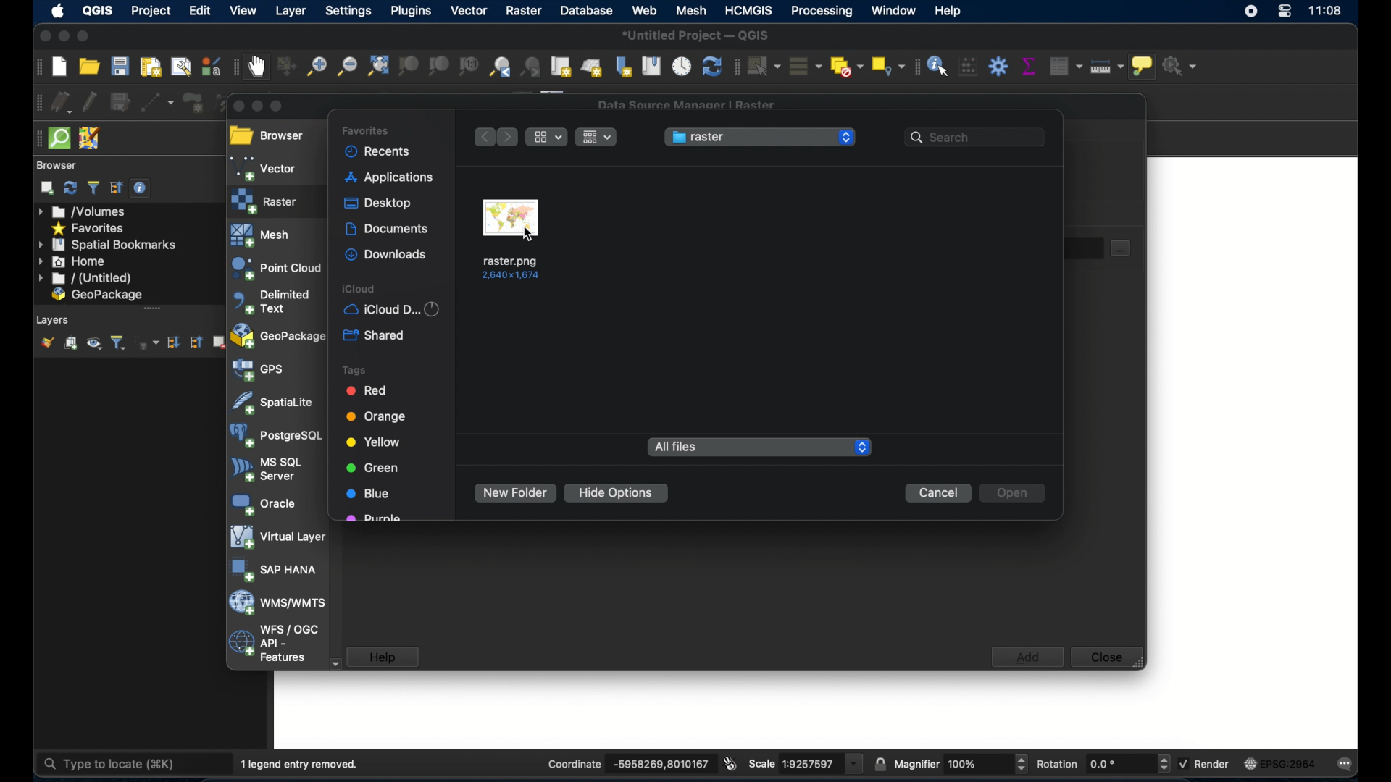  What do you see at coordinates (377, 151) in the screenshot?
I see `recents` at bounding box center [377, 151].